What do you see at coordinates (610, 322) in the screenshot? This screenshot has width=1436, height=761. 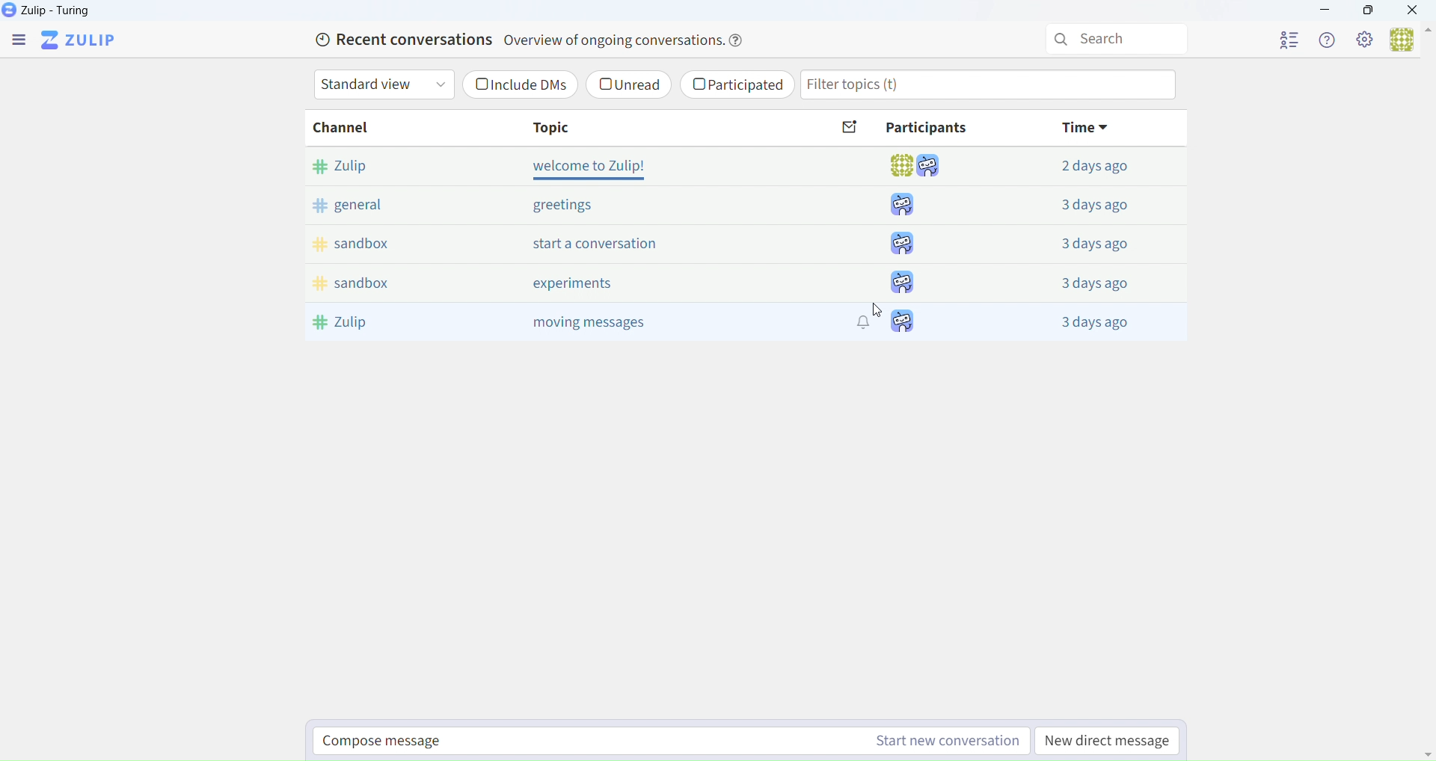 I see `moving messages` at bounding box center [610, 322].